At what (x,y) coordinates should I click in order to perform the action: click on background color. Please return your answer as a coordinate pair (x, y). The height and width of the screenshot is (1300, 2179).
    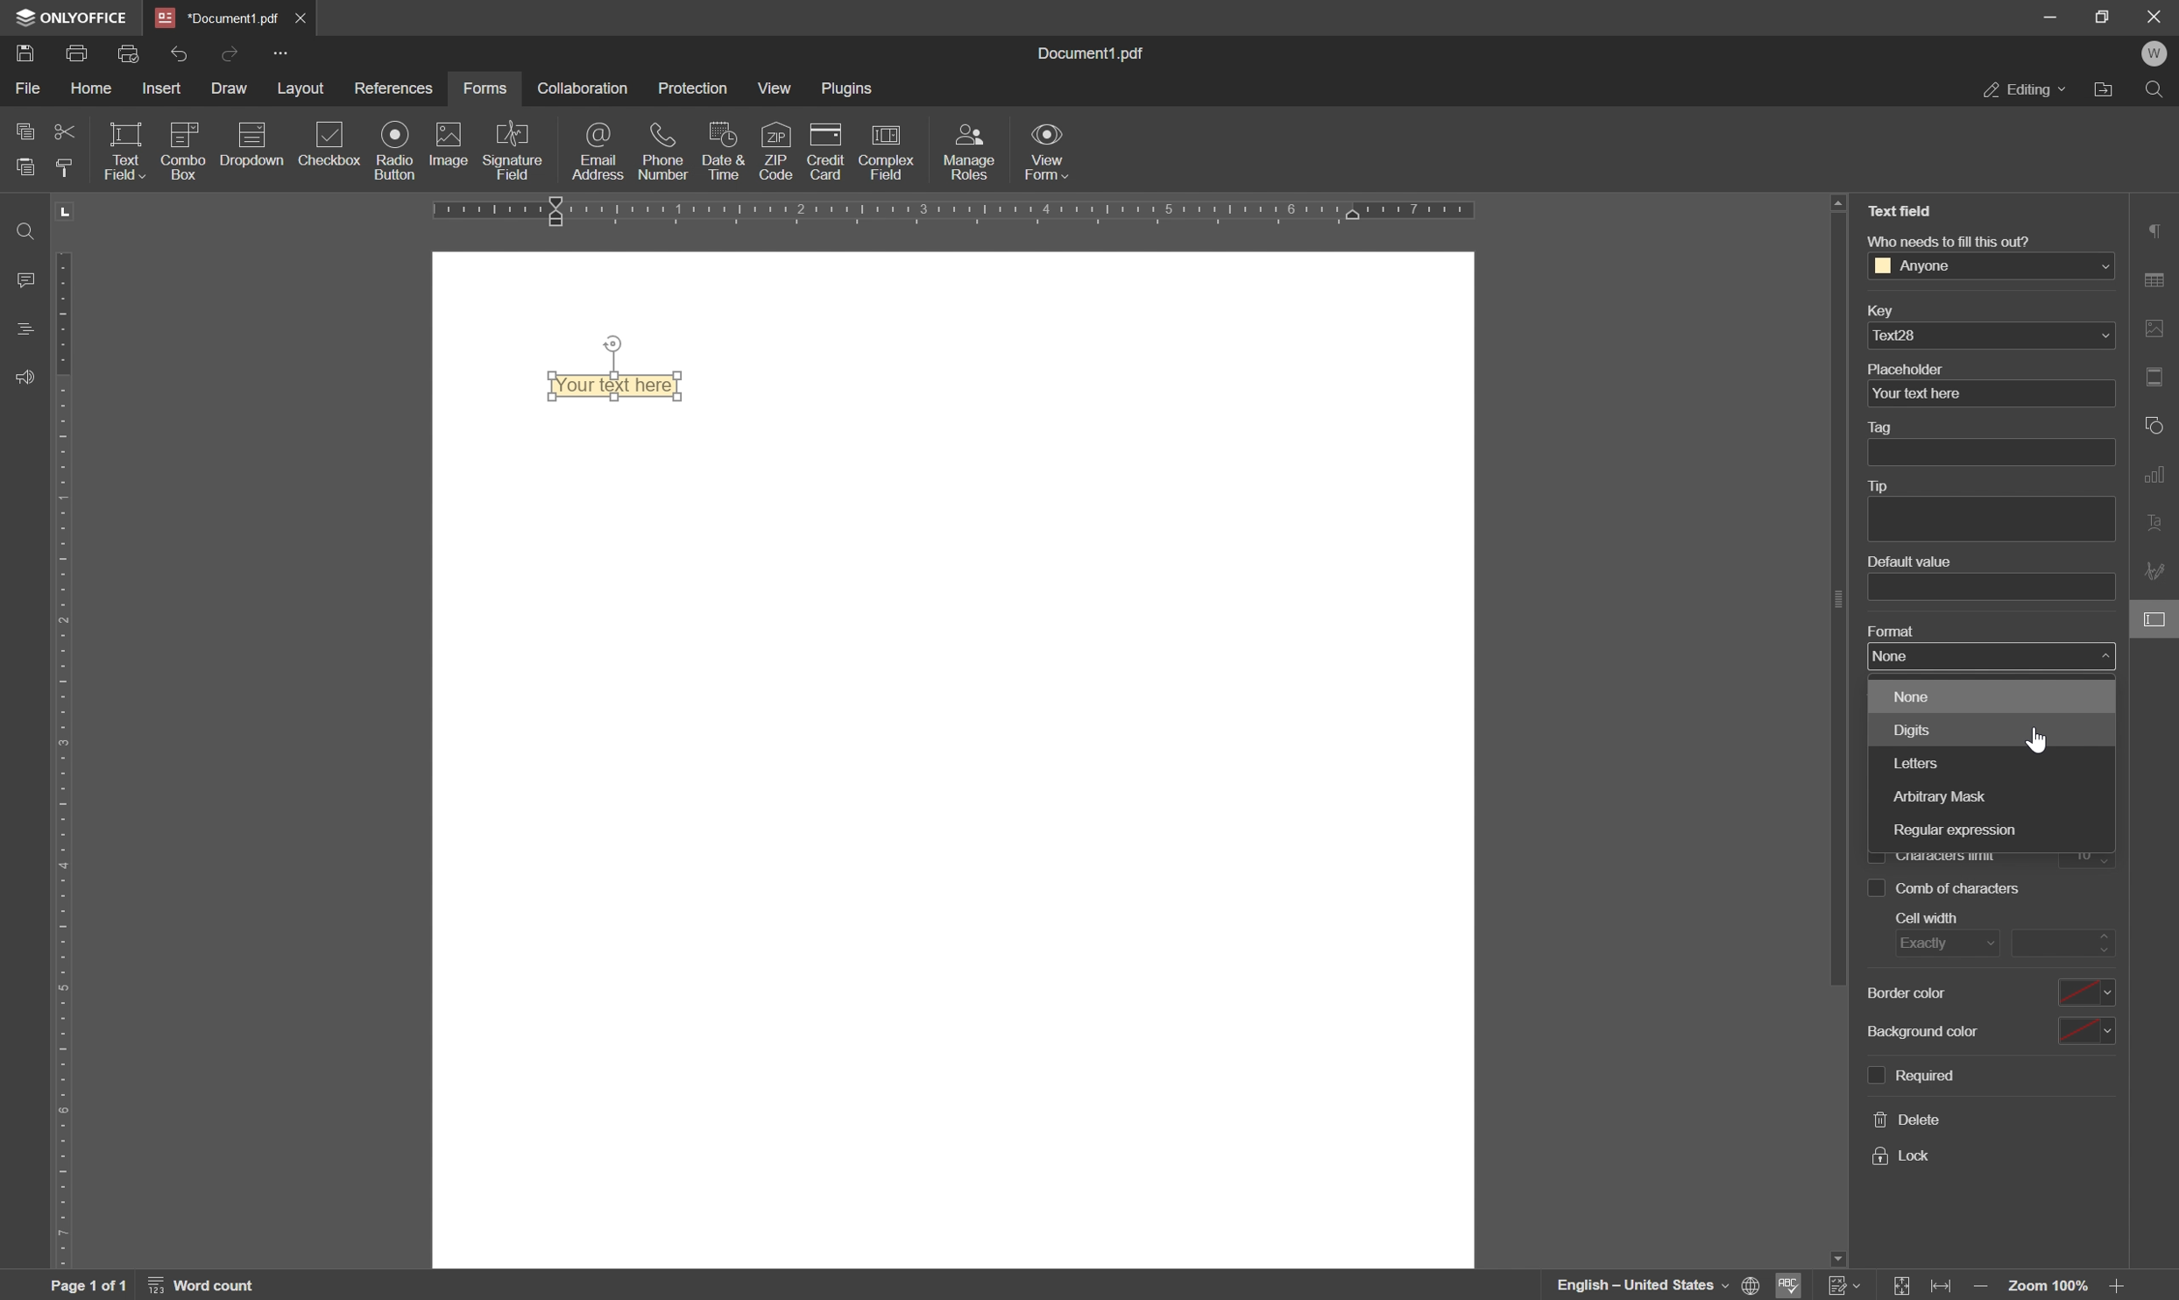
    Looking at the image, I should click on (1919, 1030).